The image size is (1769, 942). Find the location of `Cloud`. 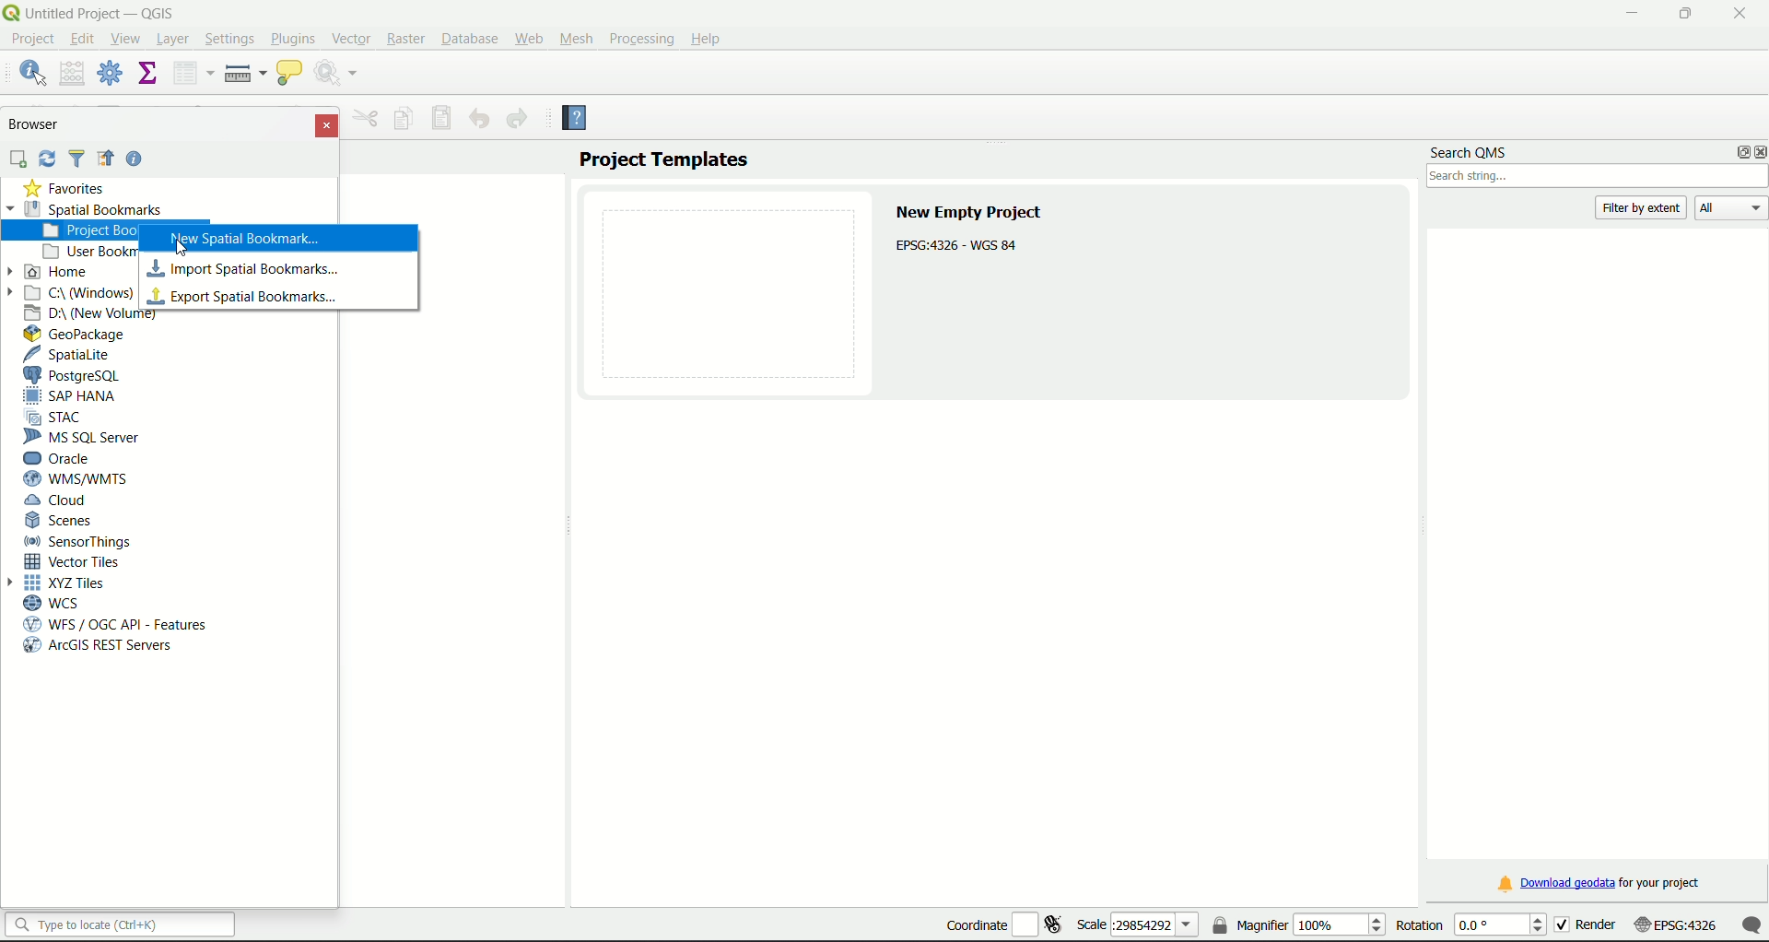

Cloud is located at coordinates (57, 501).